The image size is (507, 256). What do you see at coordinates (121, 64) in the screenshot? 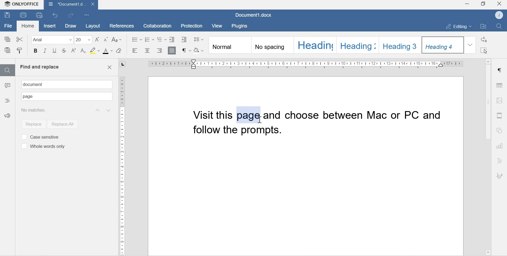
I see `tab stop` at bounding box center [121, 64].